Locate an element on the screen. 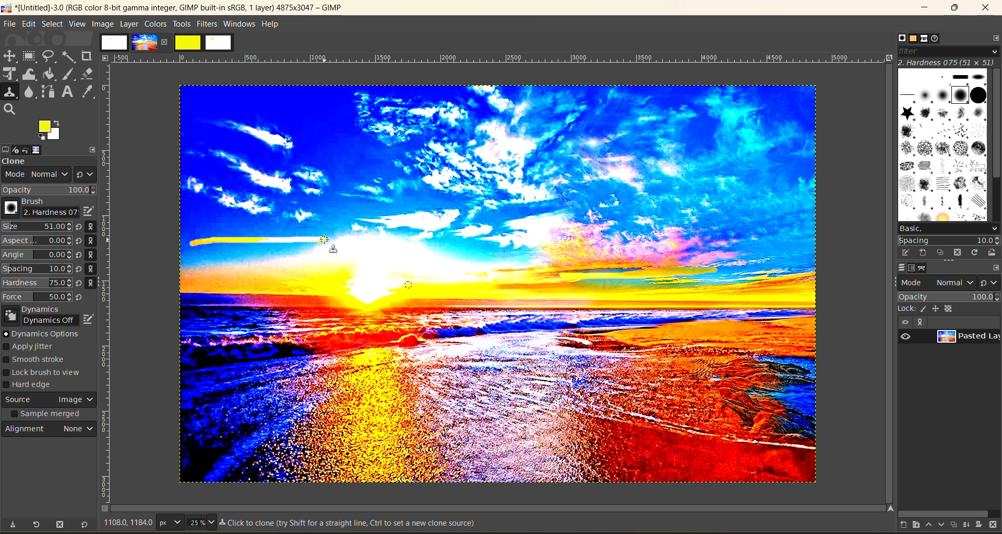  dynamics options is located at coordinates (44, 334).